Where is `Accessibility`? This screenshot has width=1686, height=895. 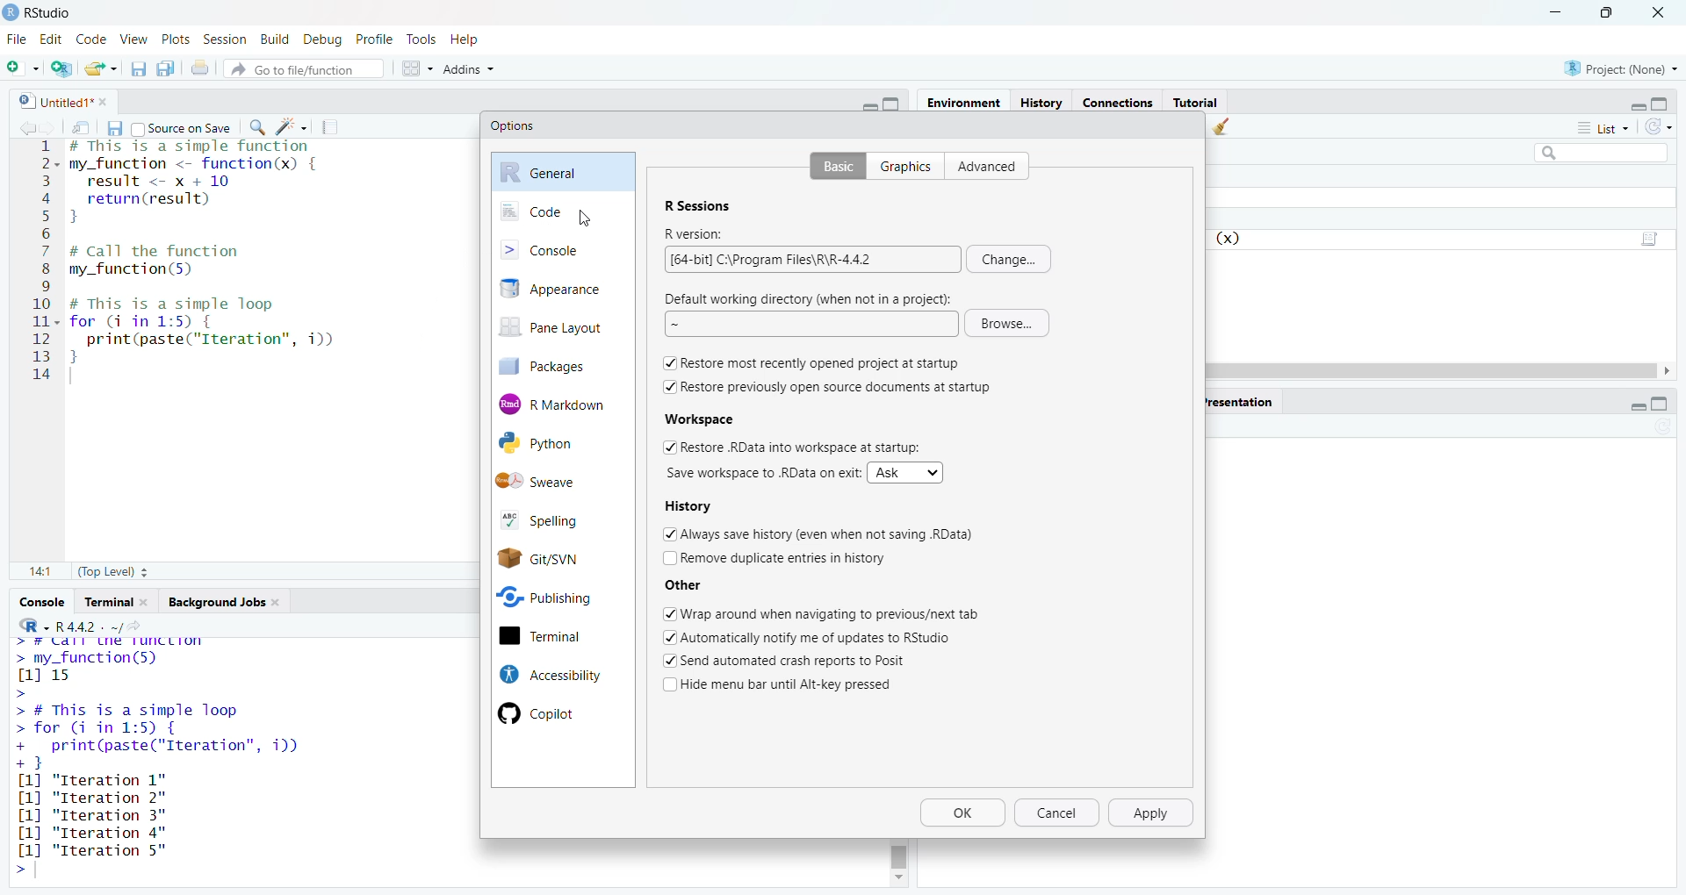 Accessibility is located at coordinates (548, 674).